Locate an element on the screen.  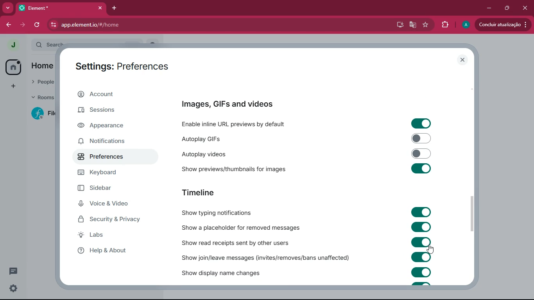
updates is located at coordinates (502, 25).